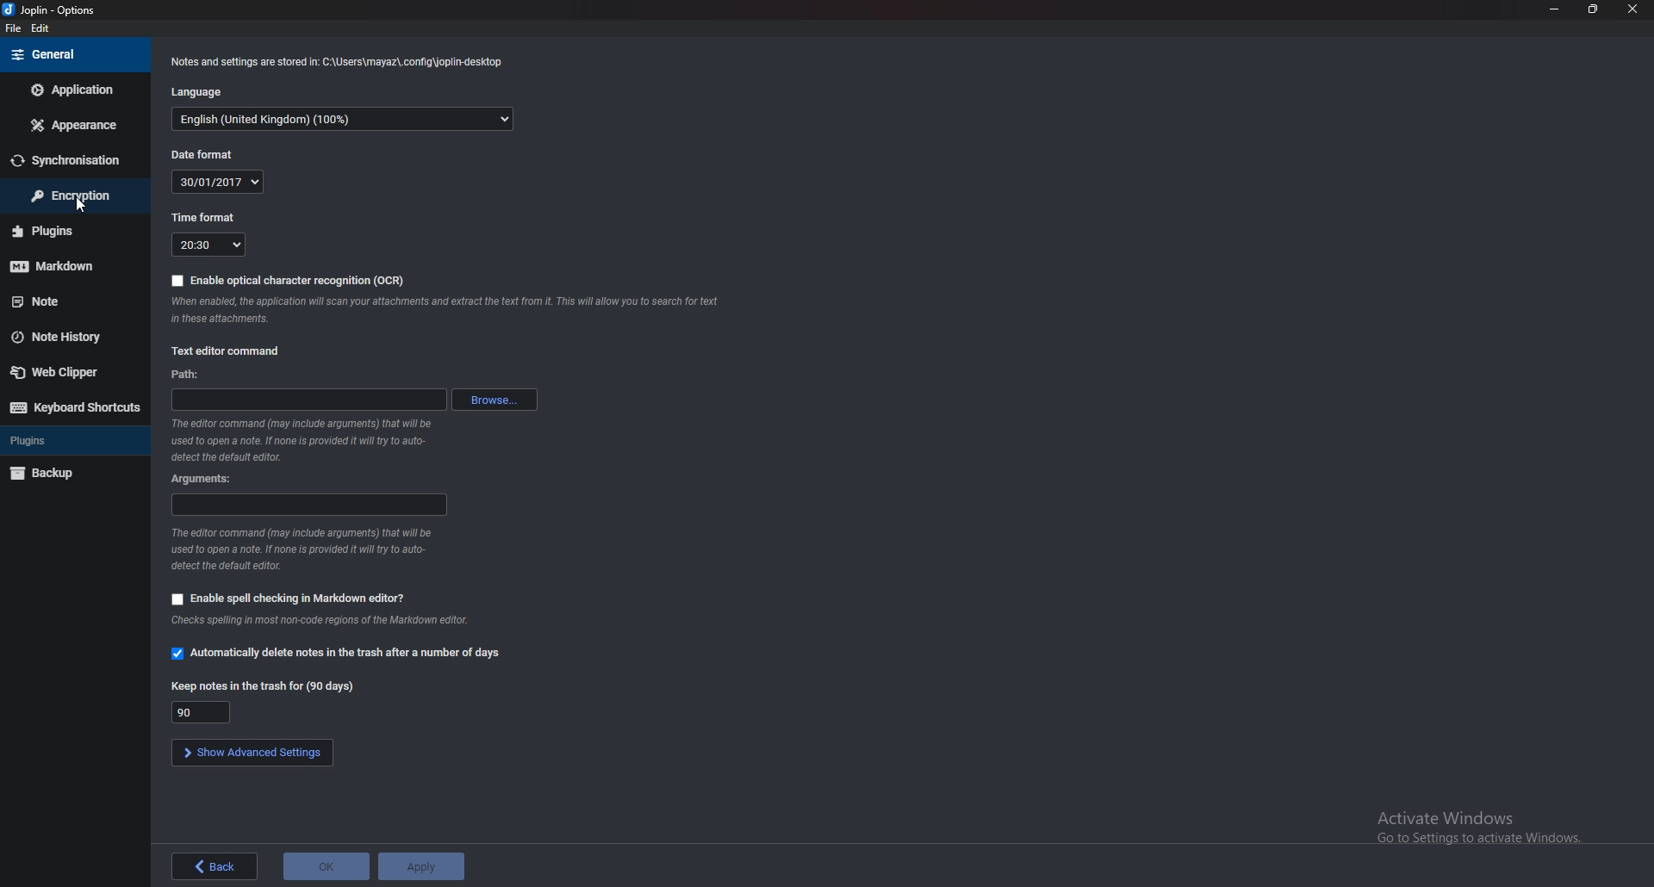 The height and width of the screenshot is (887, 1654). I want to click on joplin options, so click(48, 9).